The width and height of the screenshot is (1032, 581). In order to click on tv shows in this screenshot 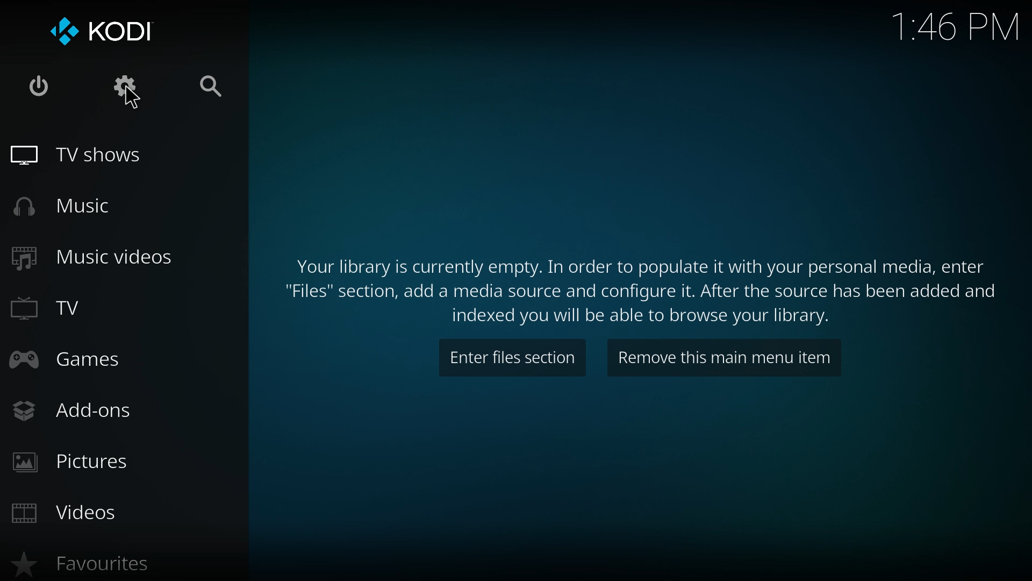, I will do `click(89, 156)`.